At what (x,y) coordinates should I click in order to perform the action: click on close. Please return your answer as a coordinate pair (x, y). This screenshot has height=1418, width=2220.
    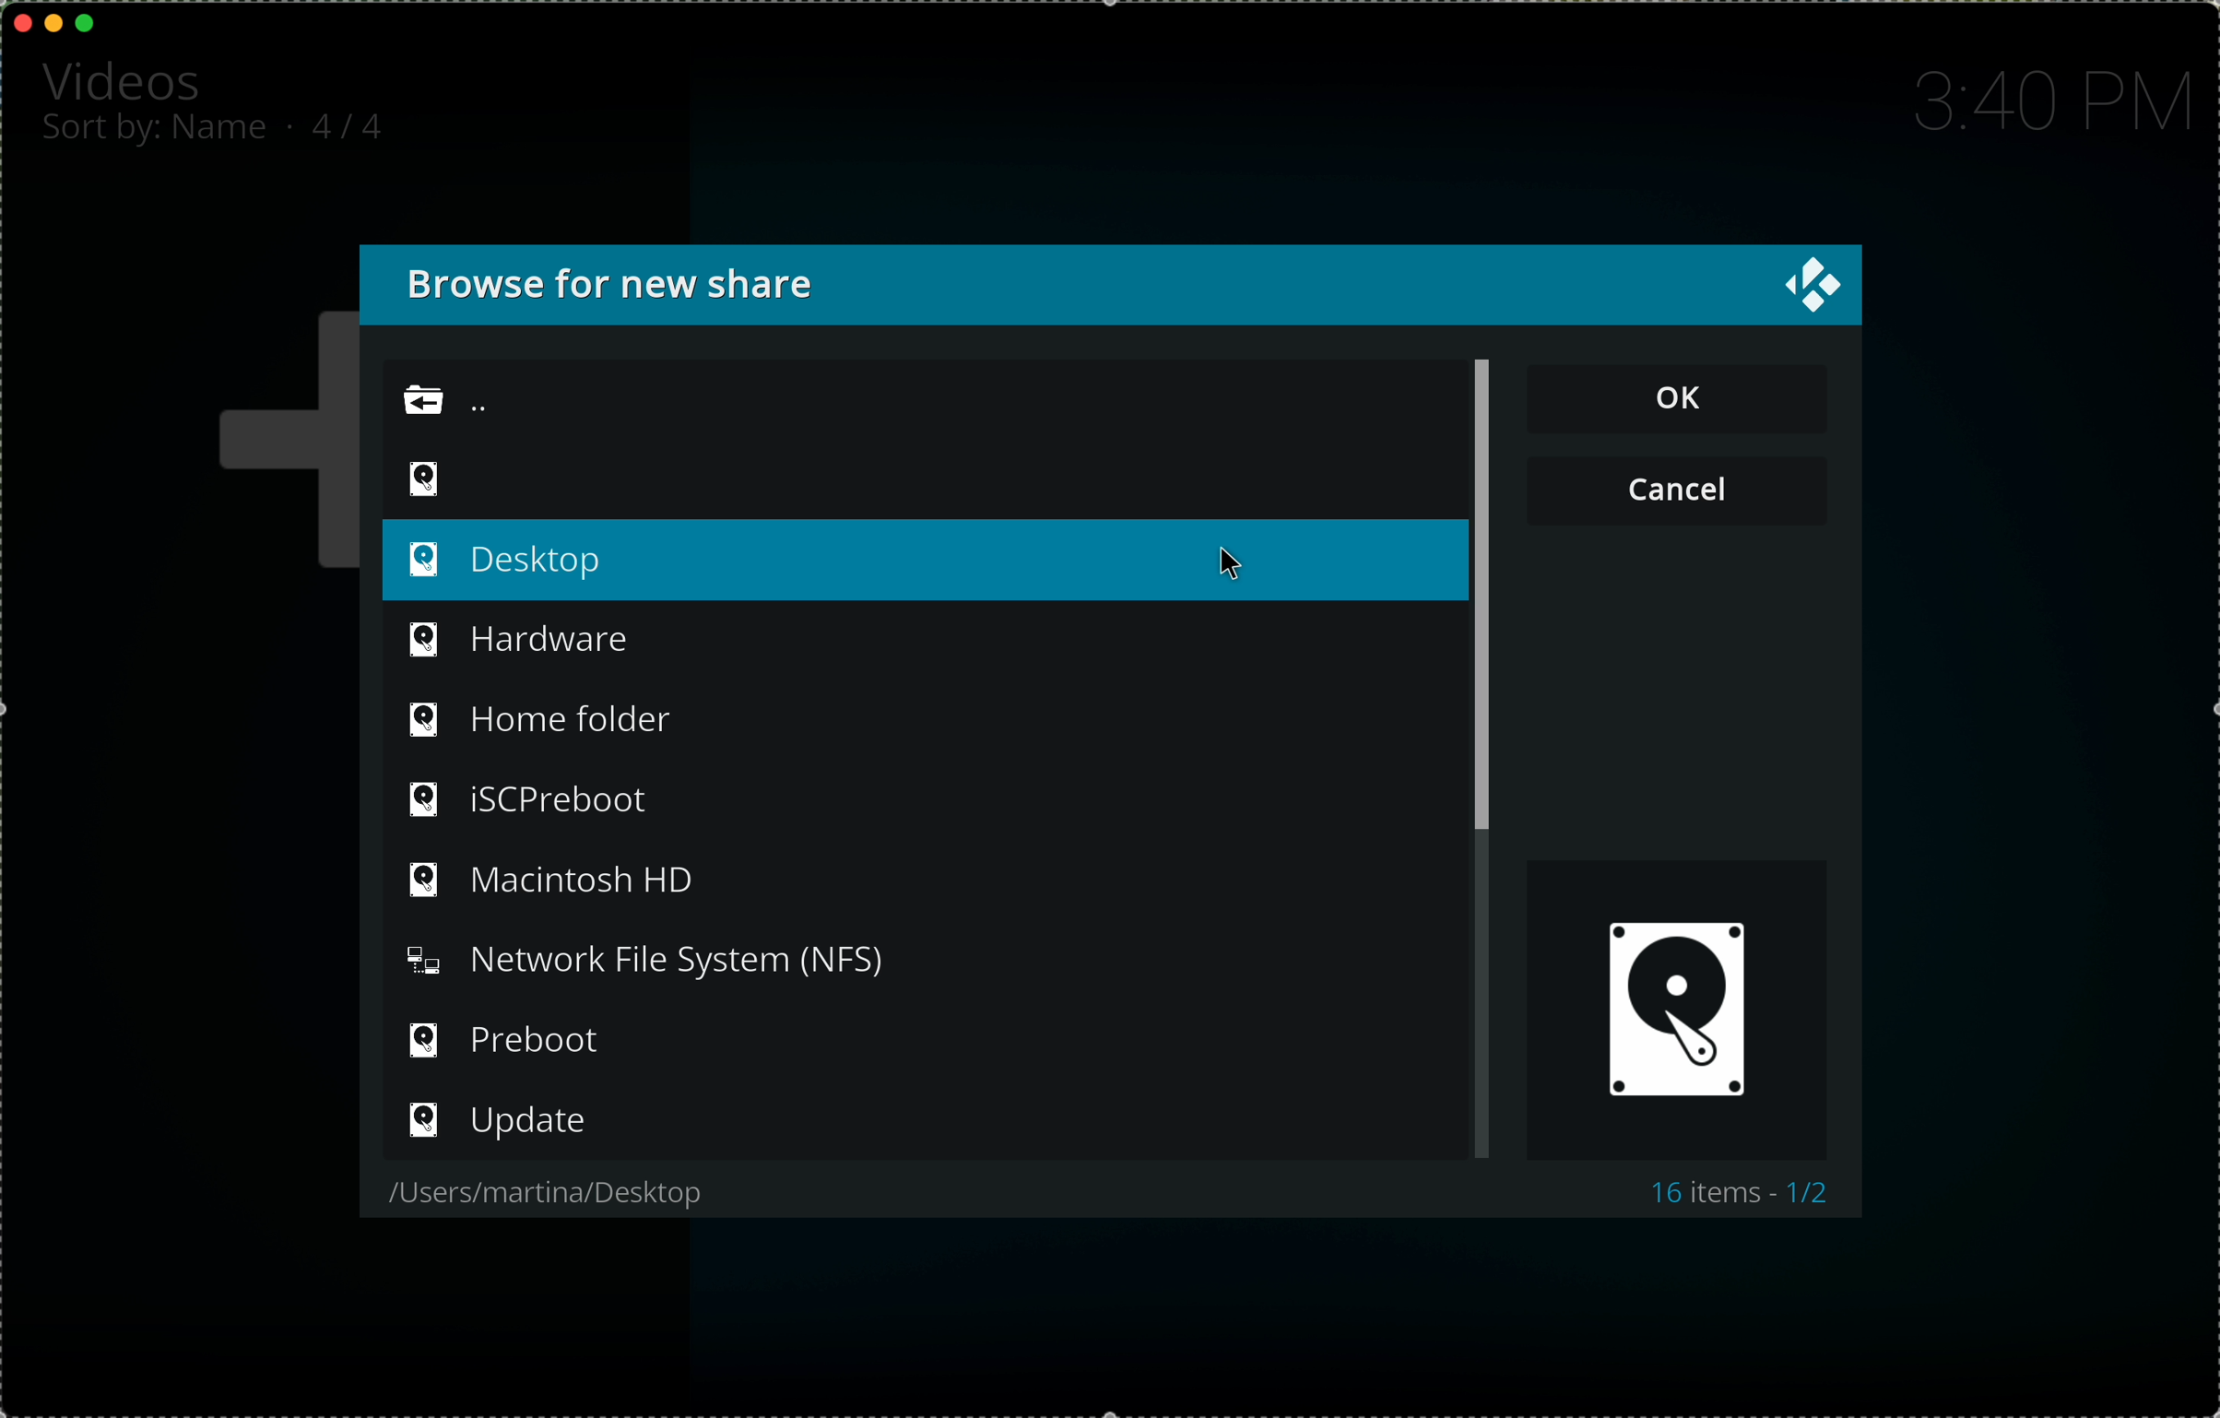
    Looking at the image, I should click on (24, 22).